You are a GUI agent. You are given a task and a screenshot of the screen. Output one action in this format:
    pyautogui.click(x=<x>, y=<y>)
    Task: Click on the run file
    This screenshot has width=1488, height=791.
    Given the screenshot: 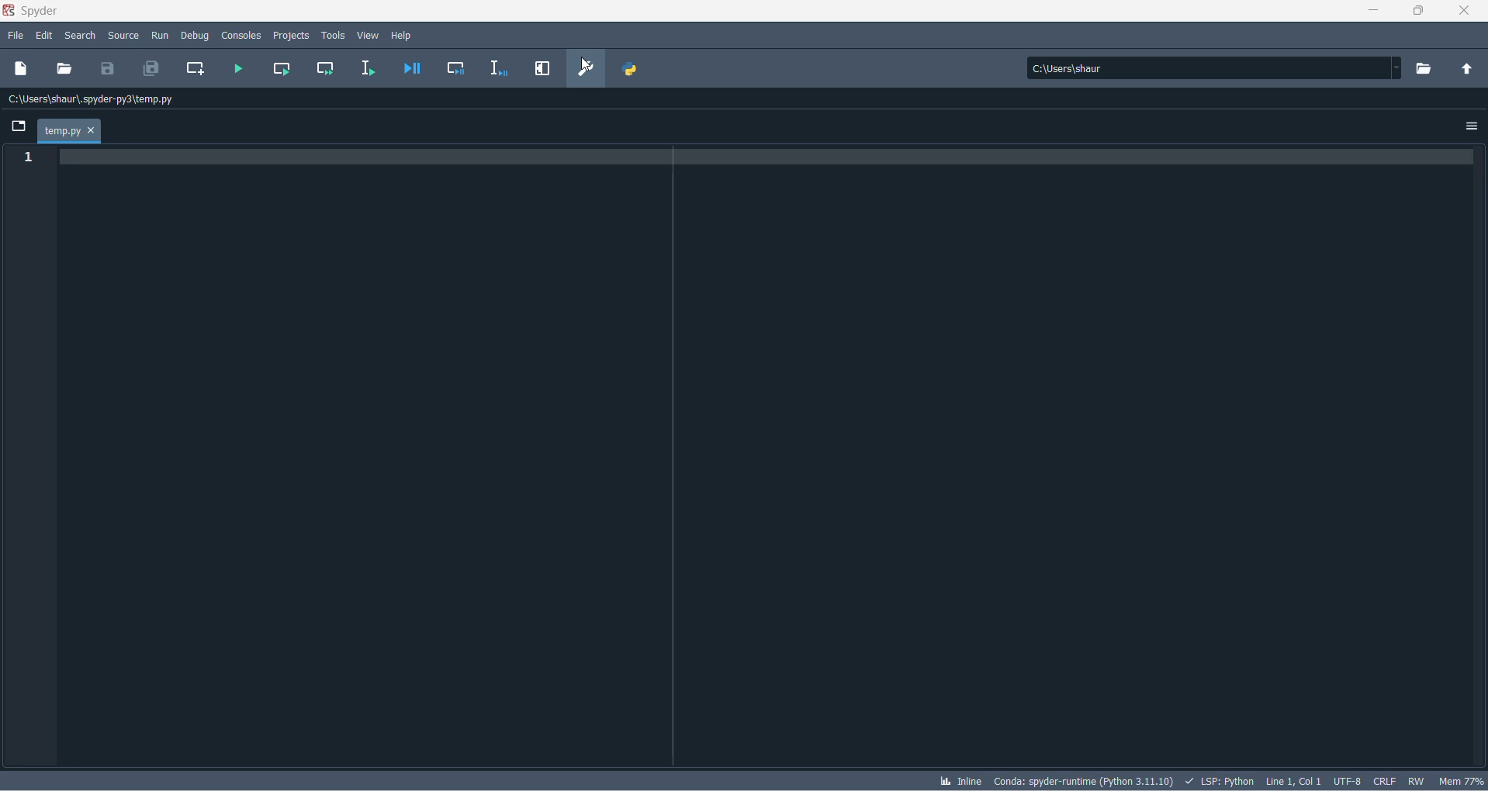 What is the action you would take?
    pyautogui.click(x=239, y=69)
    